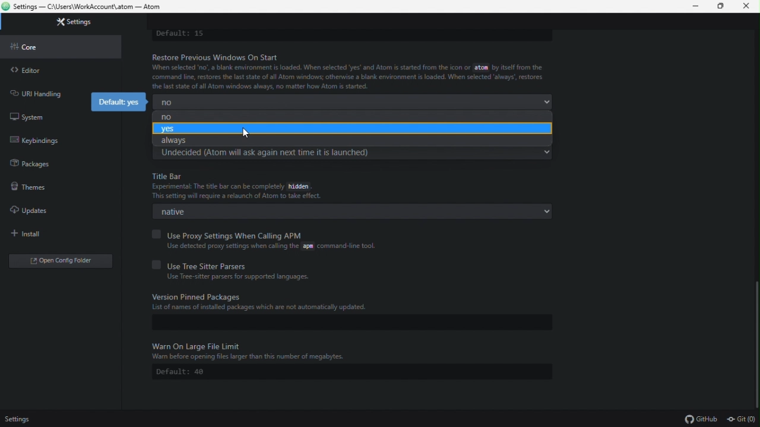  Describe the element at coordinates (47, 233) in the screenshot. I see `Install` at that location.